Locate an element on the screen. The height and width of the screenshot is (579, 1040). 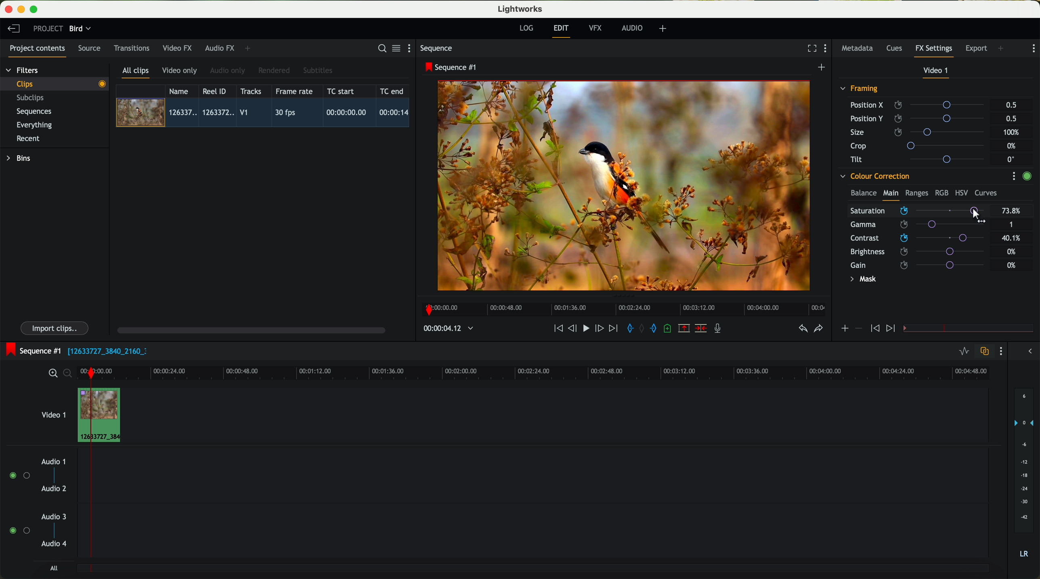
0% is located at coordinates (1013, 146).